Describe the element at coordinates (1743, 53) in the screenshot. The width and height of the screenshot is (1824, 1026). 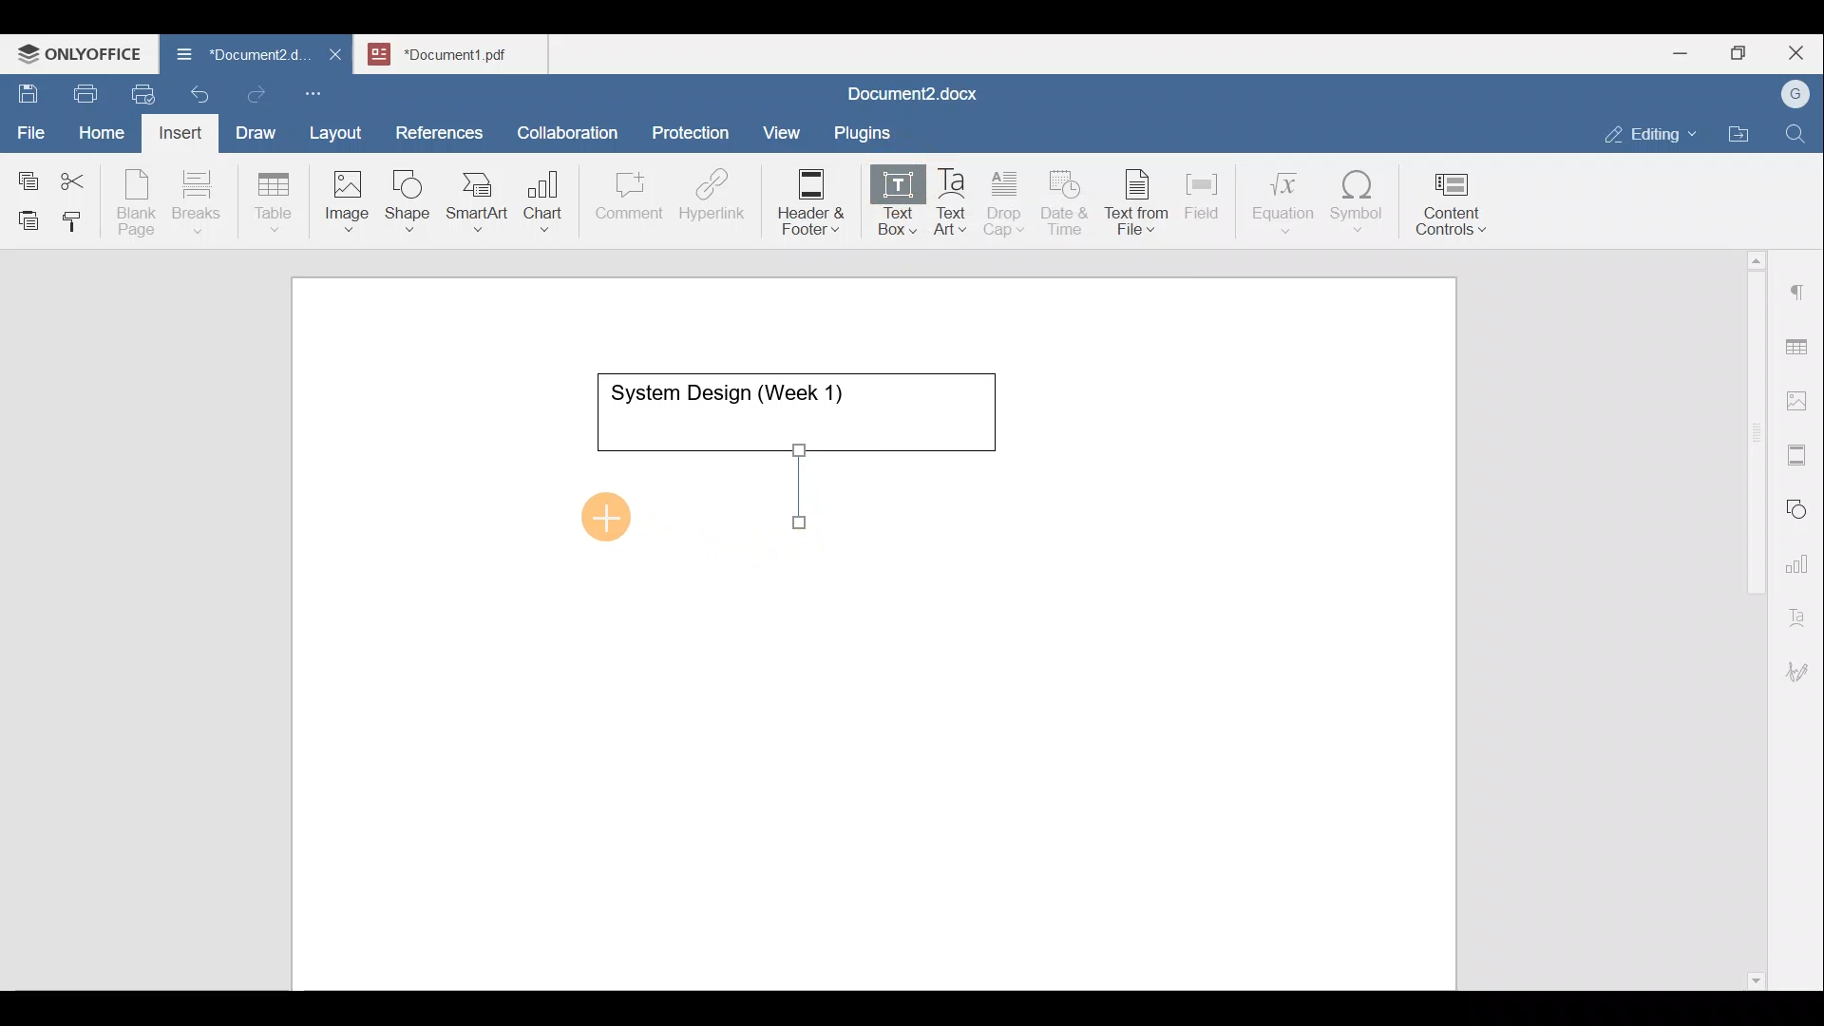
I see `Maximize` at that location.